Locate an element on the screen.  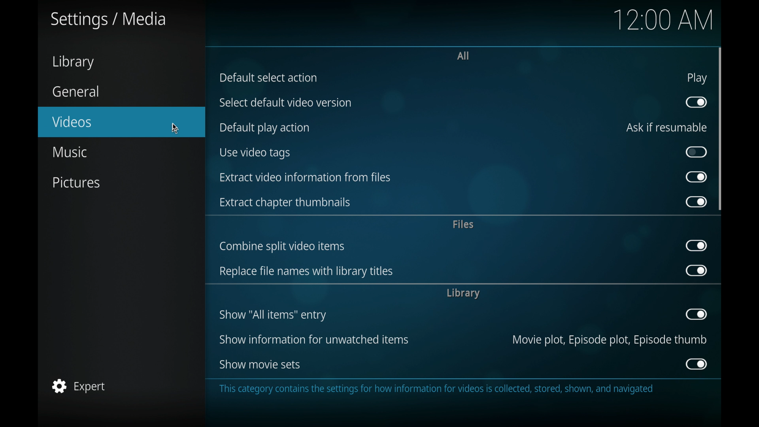
ask if resumable is located at coordinates (666, 128).